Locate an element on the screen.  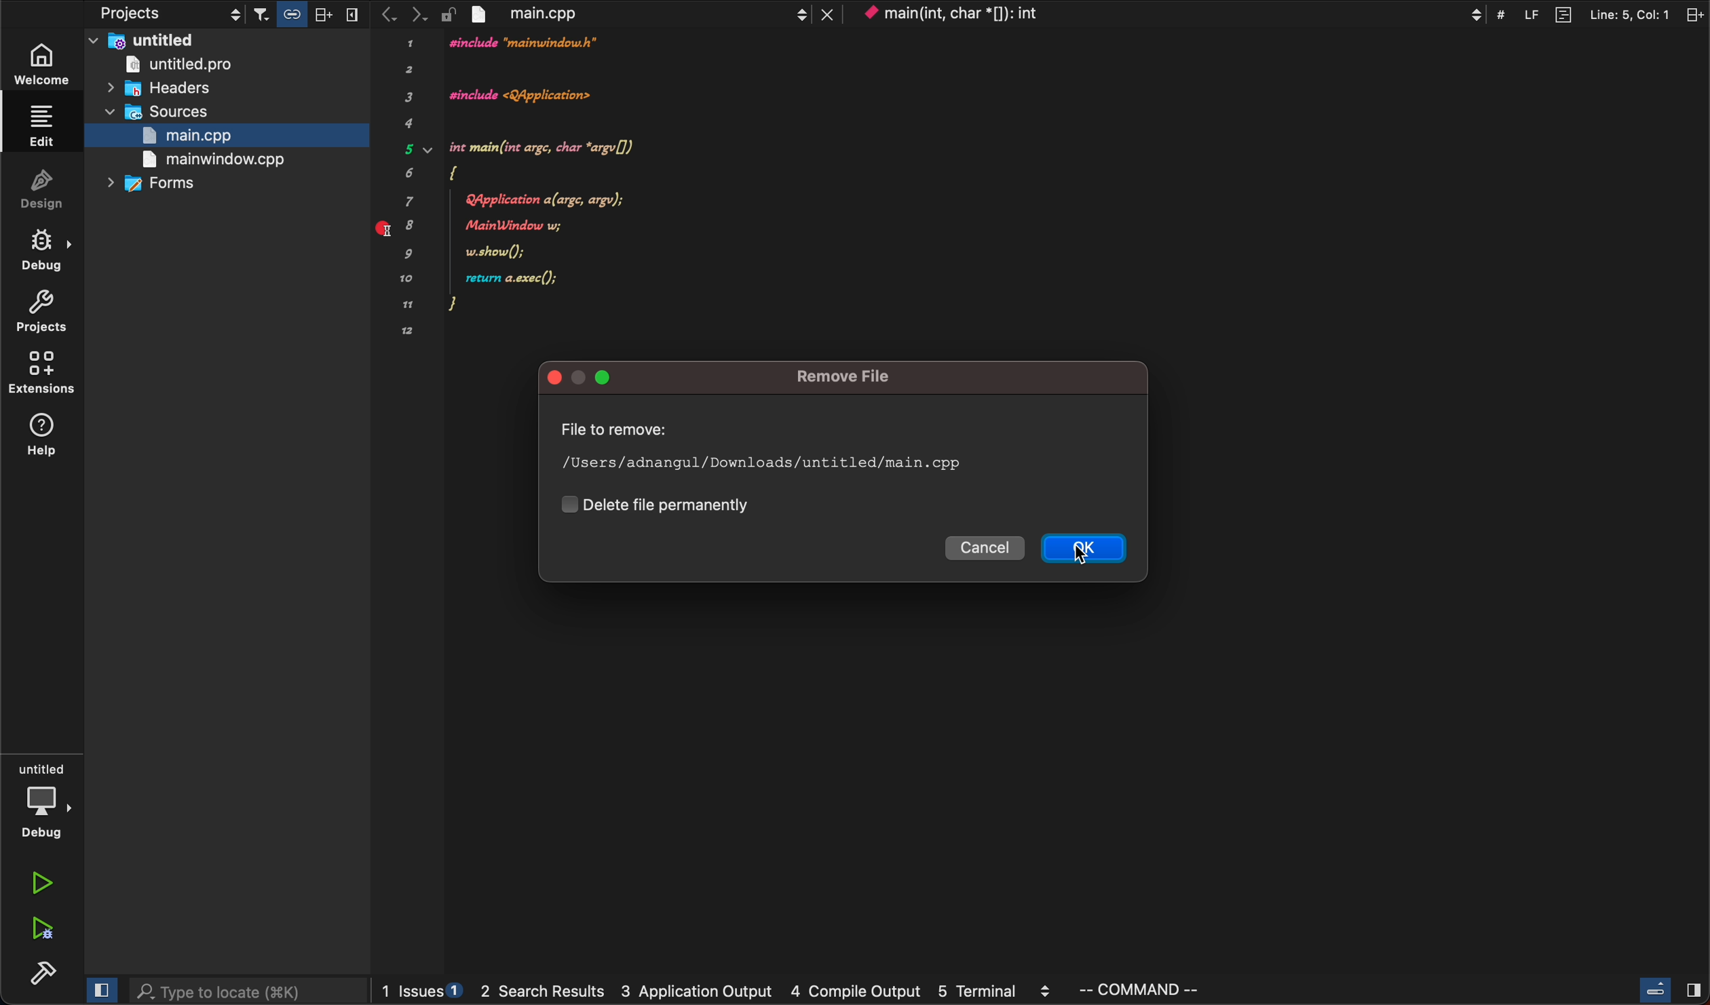
filter is located at coordinates (306, 14).